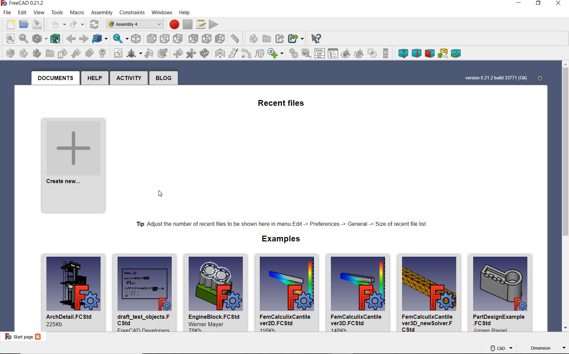 The width and height of the screenshot is (569, 354). What do you see at coordinates (101, 53) in the screenshot?
I see `insert screw` at bounding box center [101, 53].